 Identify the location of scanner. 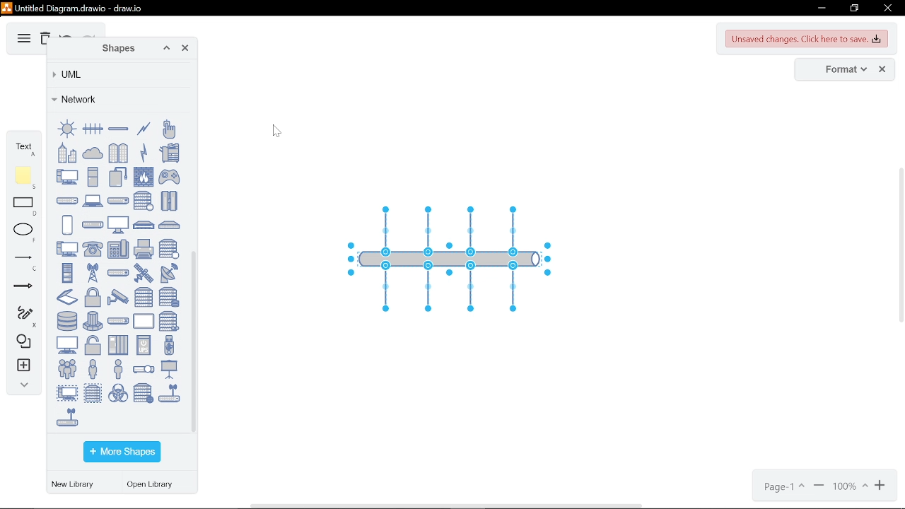
(67, 297).